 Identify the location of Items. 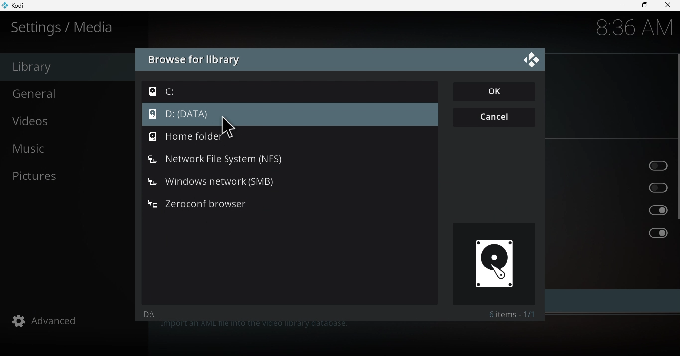
(516, 311).